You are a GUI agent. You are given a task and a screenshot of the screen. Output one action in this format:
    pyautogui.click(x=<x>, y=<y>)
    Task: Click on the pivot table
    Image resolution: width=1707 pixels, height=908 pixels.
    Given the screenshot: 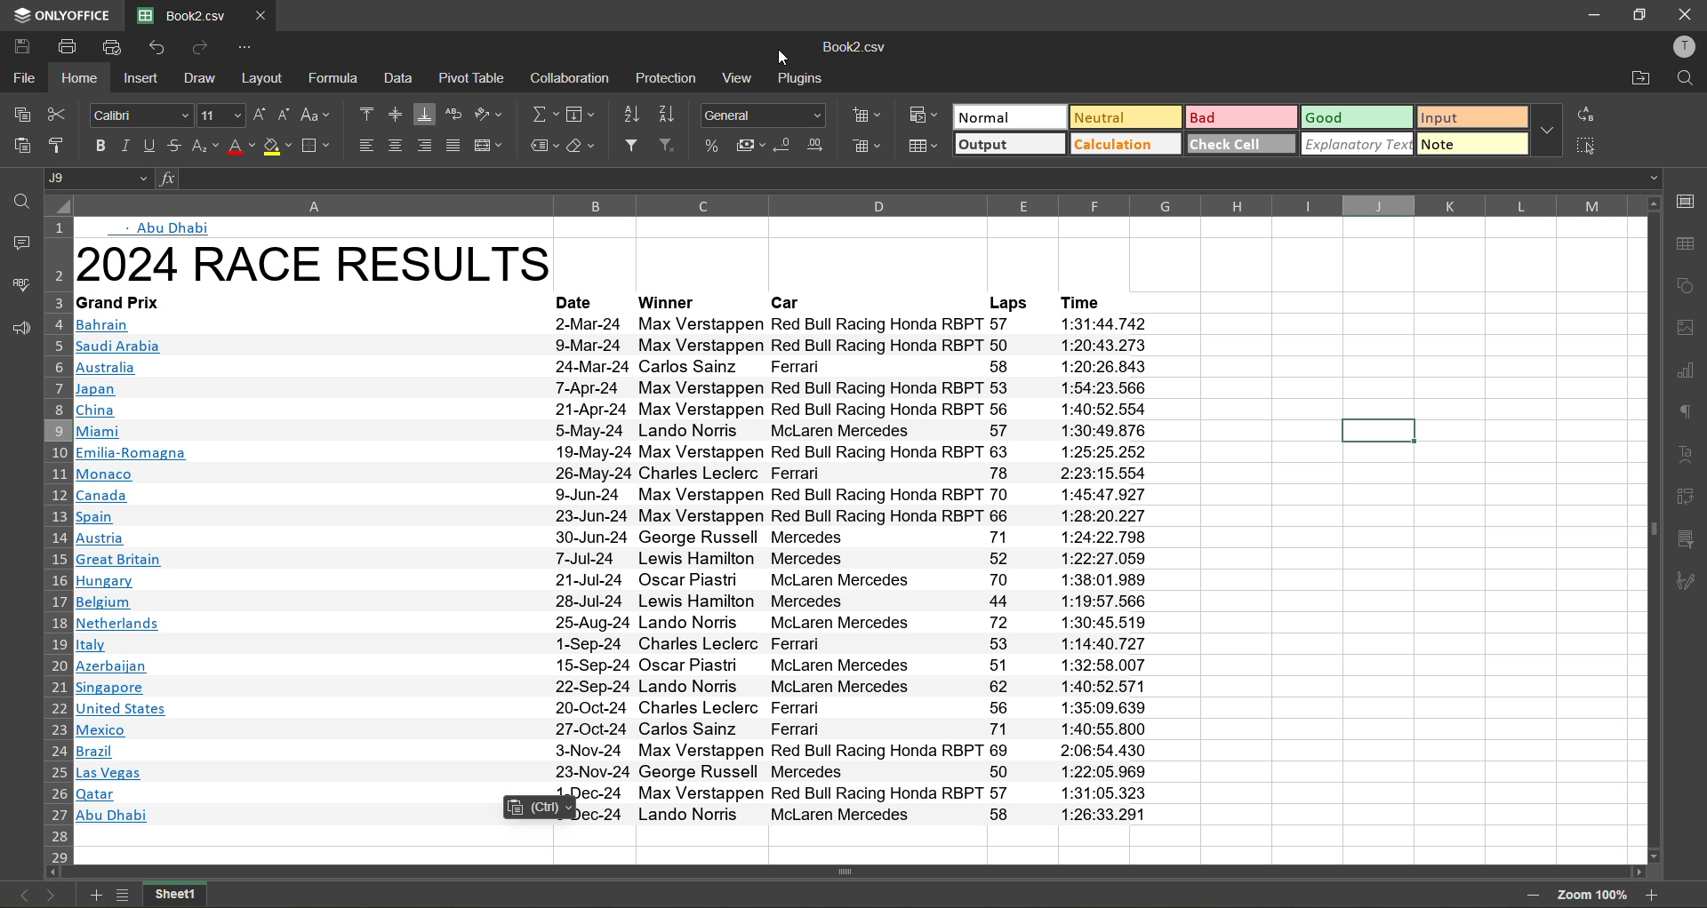 What is the action you would take?
    pyautogui.click(x=476, y=78)
    